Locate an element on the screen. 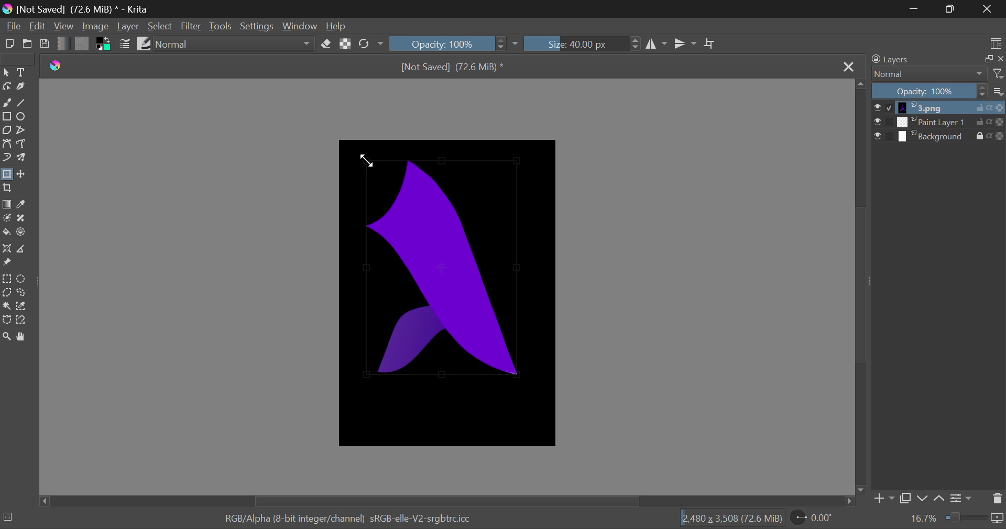 The image size is (1006, 529). Multibrush Tool is located at coordinates (23, 159).